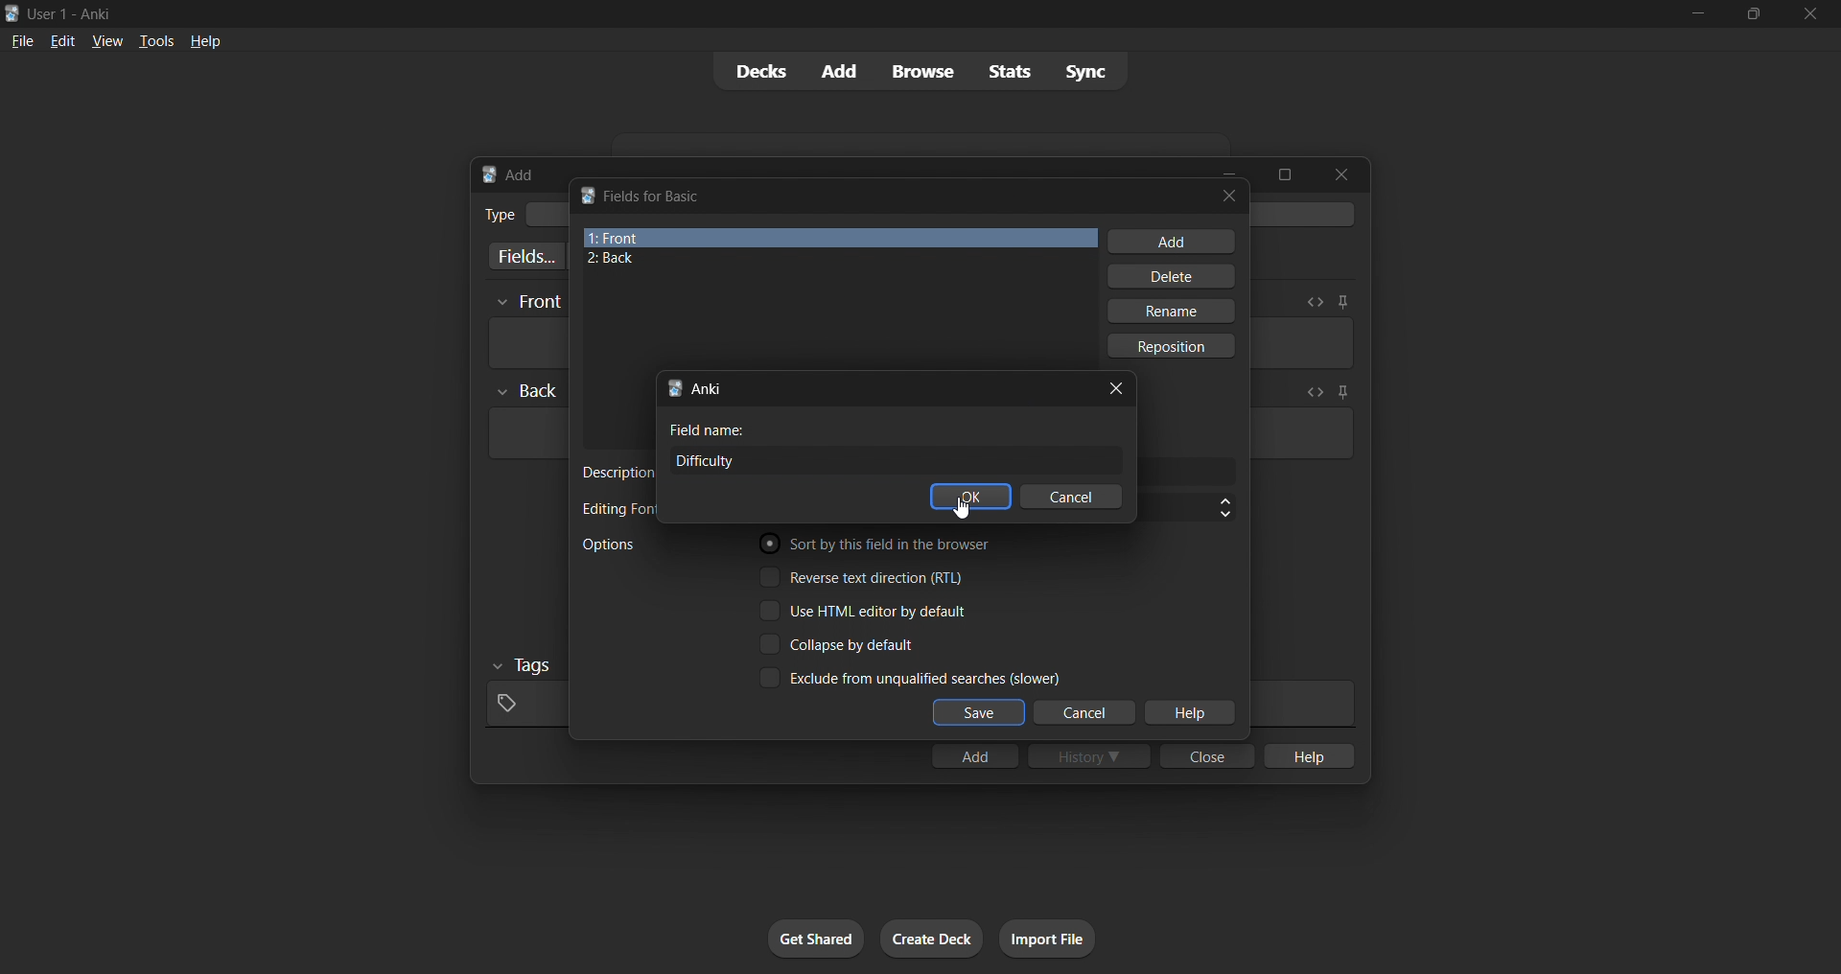  Describe the element at coordinates (865, 576) in the screenshot. I see `Toggle` at that location.